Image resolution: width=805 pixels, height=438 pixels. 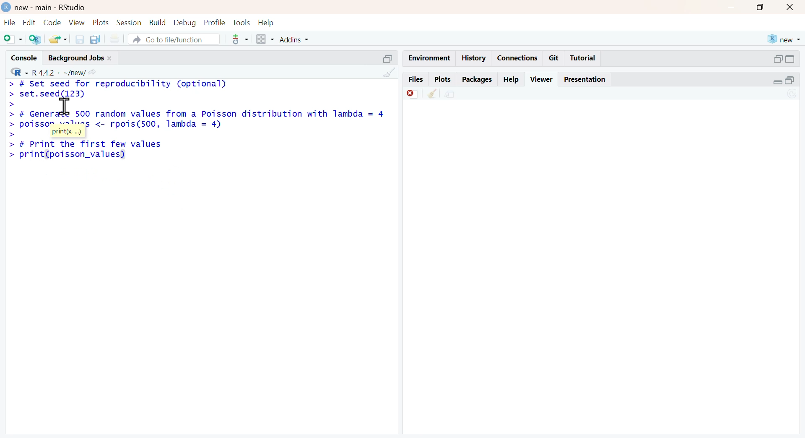 I want to click on save, so click(x=80, y=39).